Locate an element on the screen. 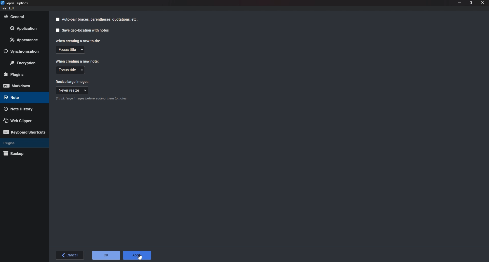 The width and height of the screenshot is (489, 262). back is located at coordinates (69, 254).